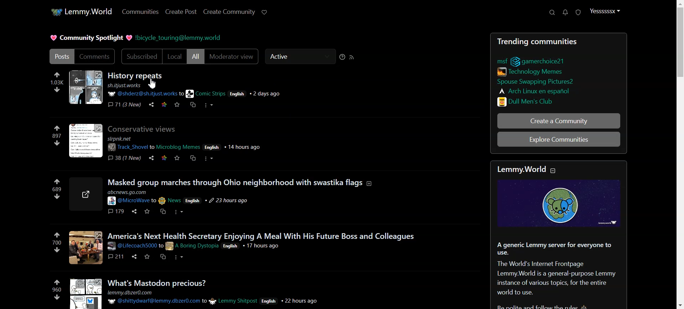 This screenshot has width=684, height=309. Describe the element at coordinates (192, 105) in the screenshot. I see `Copy` at that location.